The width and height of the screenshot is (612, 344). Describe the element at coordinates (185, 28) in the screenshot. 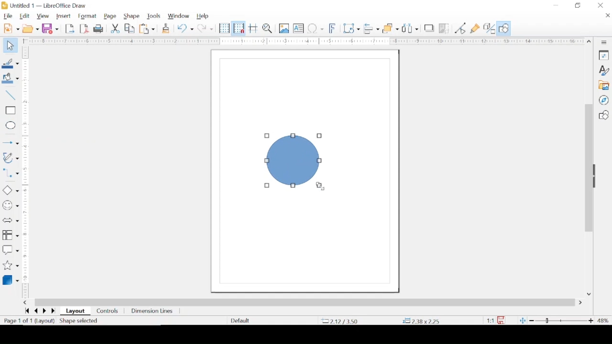

I see `undo` at that location.